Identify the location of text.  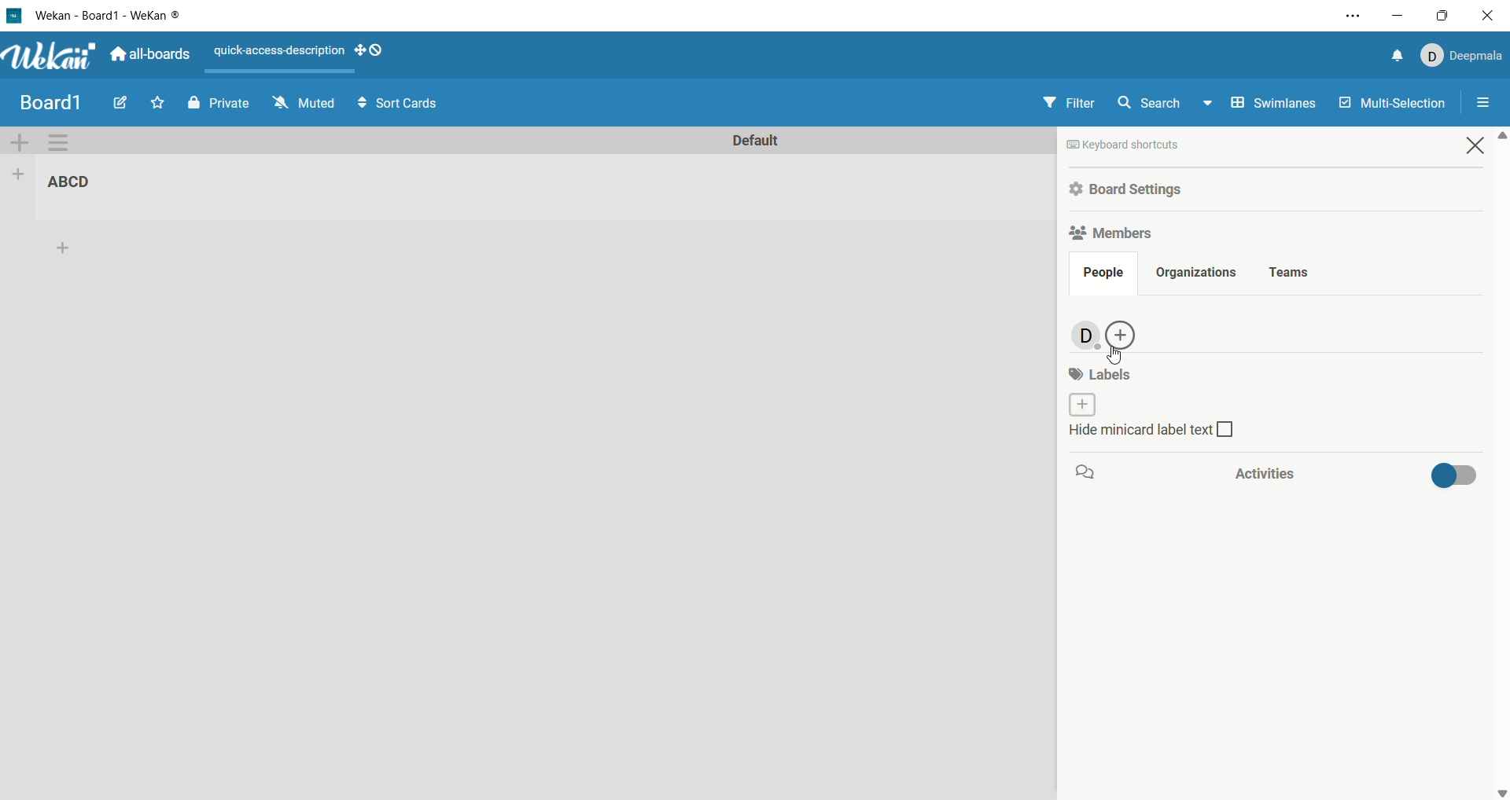
(279, 51).